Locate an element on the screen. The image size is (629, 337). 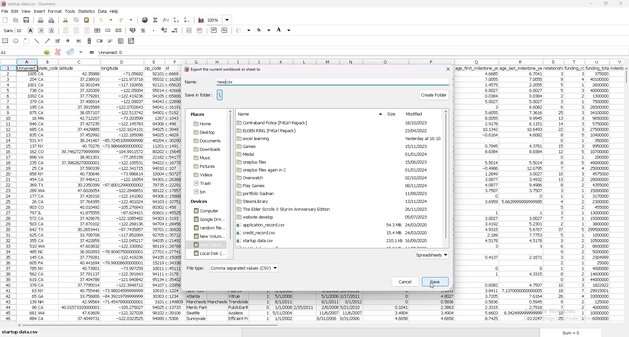
data is located at coordinates (123, 194).